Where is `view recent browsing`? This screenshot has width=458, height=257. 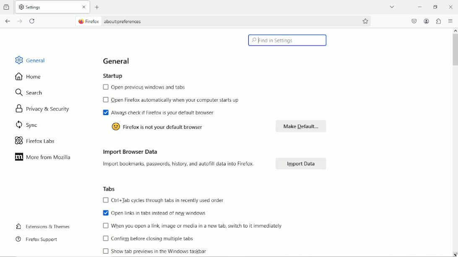
view recent browsing is located at coordinates (7, 8).